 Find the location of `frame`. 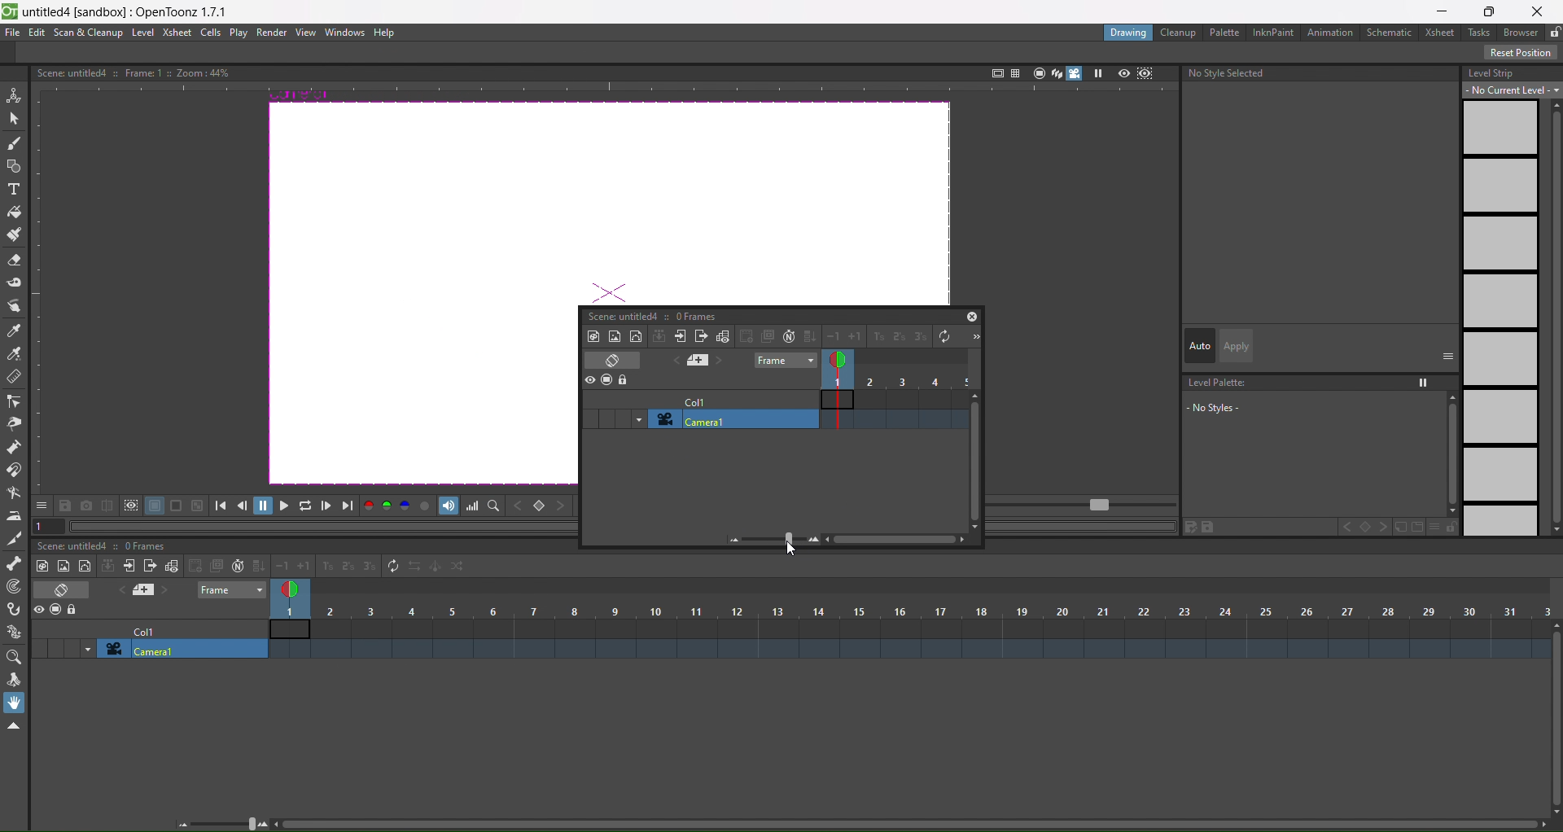

frame is located at coordinates (784, 361).